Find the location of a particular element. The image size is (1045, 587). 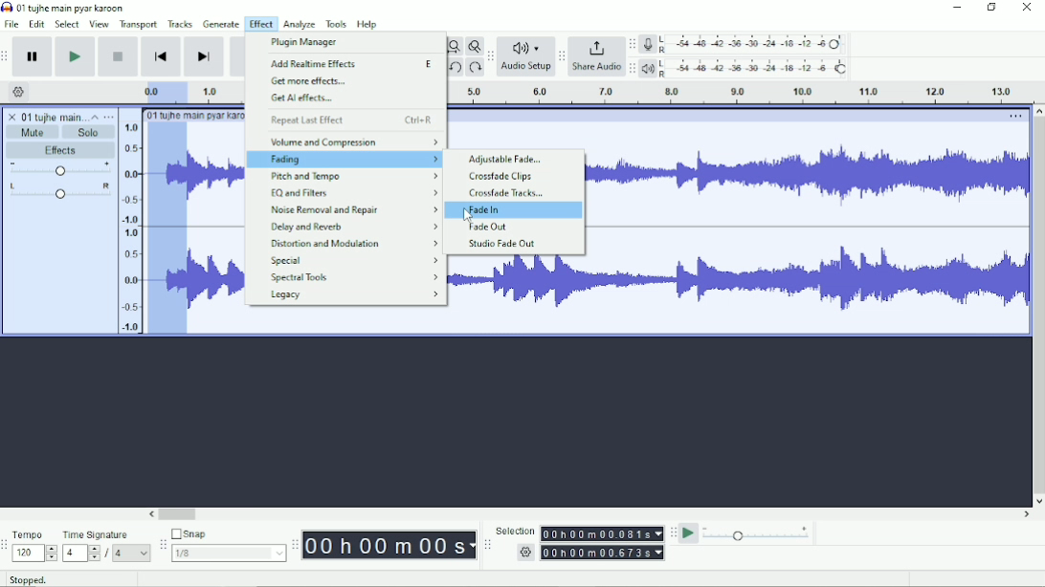

01 tujhe main pyar karoon is located at coordinates (196, 115).